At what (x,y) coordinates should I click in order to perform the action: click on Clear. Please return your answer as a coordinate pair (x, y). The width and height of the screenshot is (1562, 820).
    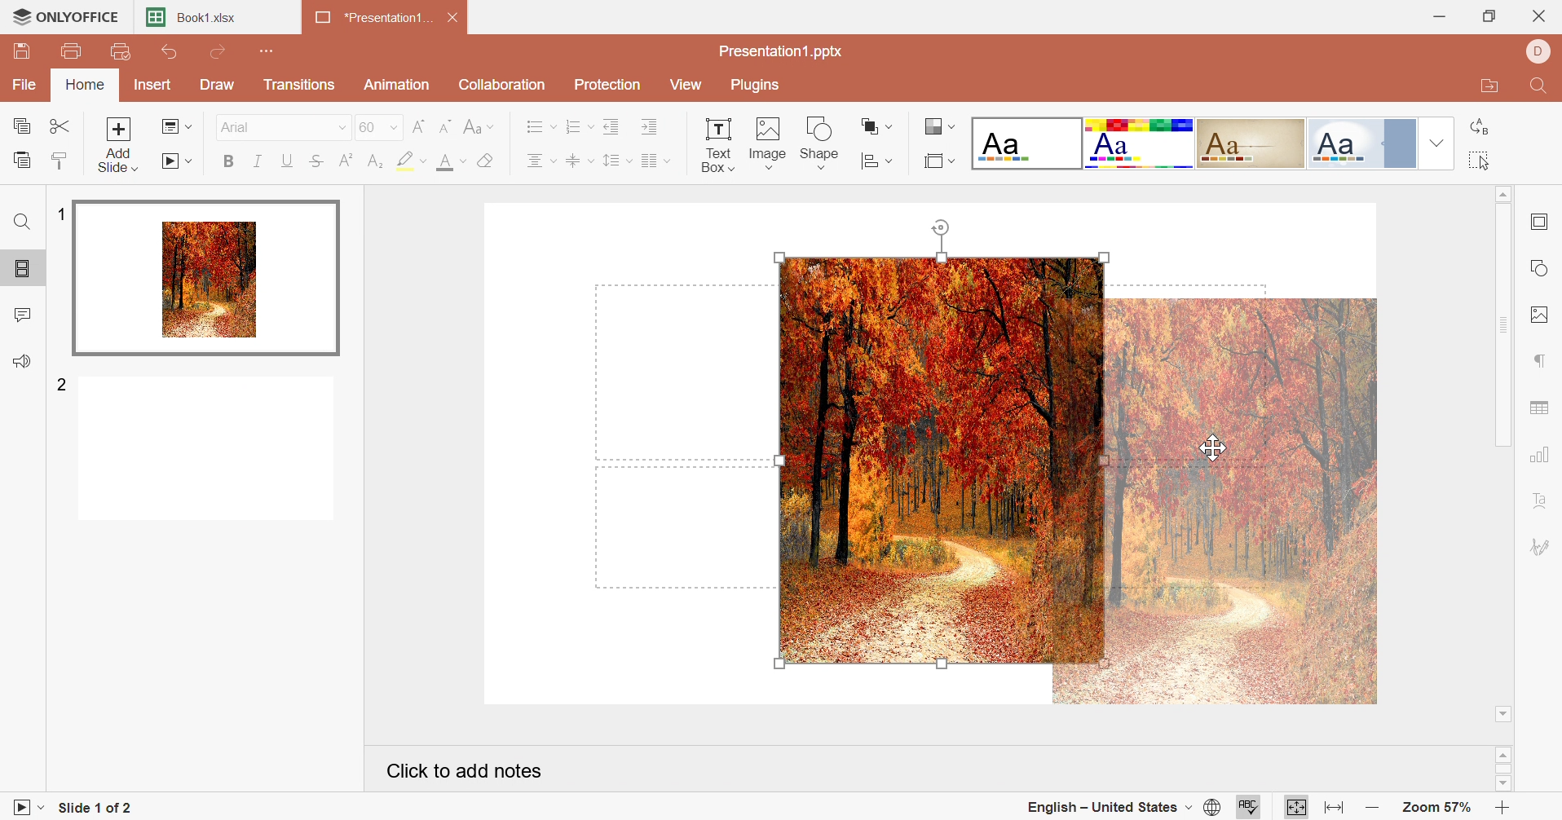
    Looking at the image, I should click on (488, 163).